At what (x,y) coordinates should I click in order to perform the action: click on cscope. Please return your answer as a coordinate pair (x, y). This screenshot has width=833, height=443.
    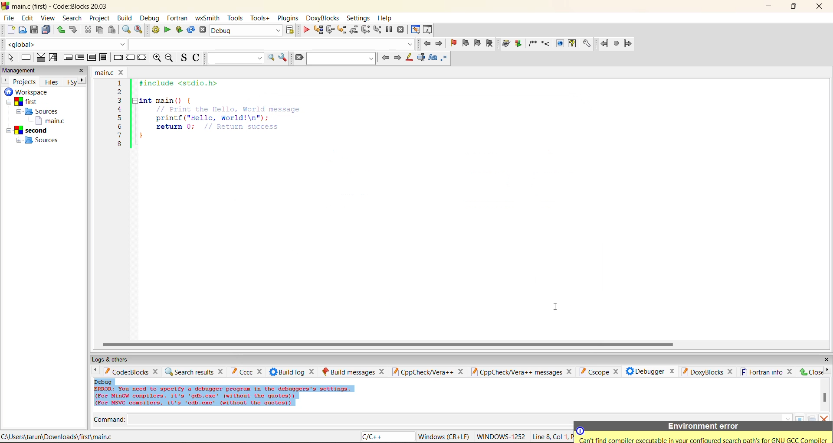
    Looking at the image, I should click on (594, 371).